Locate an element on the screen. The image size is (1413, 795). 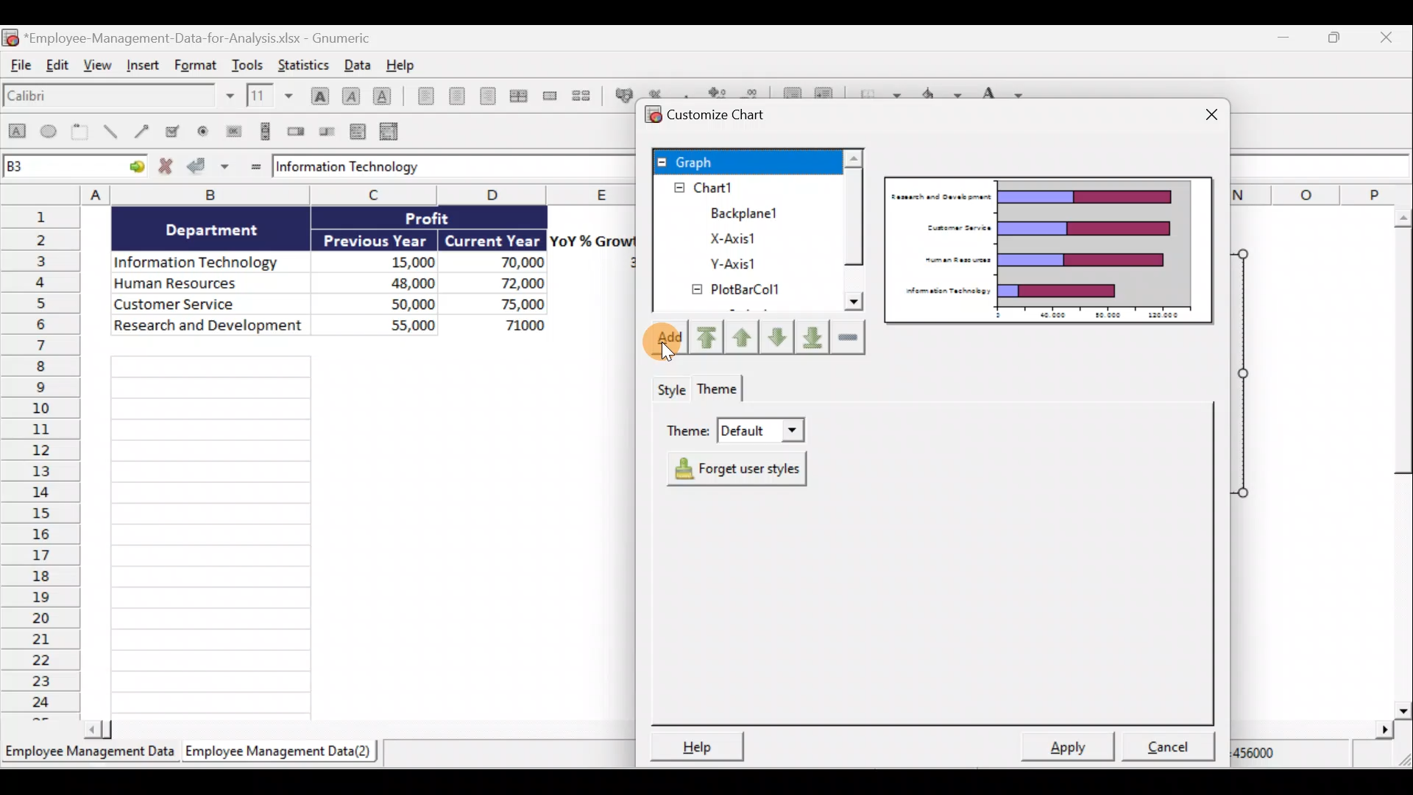
Enter formula is located at coordinates (253, 166).